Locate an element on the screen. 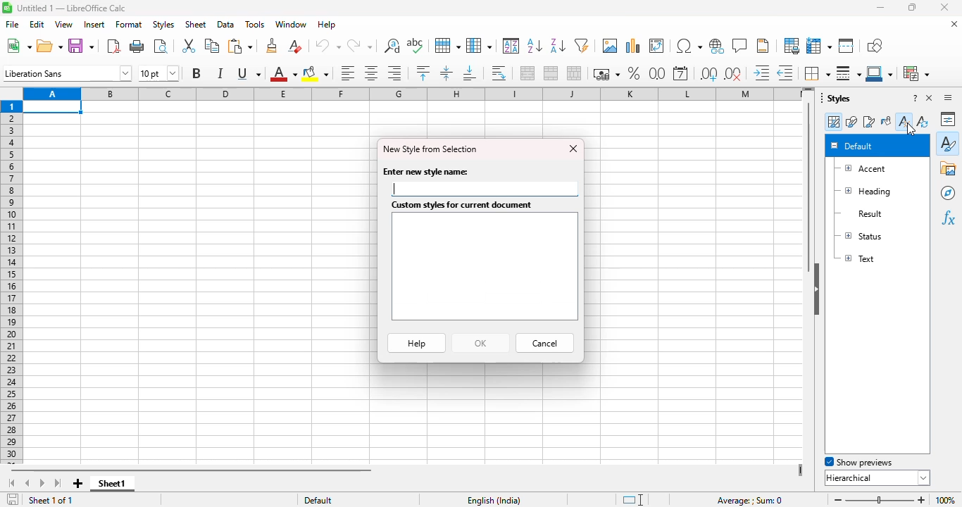 The width and height of the screenshot is (962, 507). insert image is located at coordinates (611, 46).